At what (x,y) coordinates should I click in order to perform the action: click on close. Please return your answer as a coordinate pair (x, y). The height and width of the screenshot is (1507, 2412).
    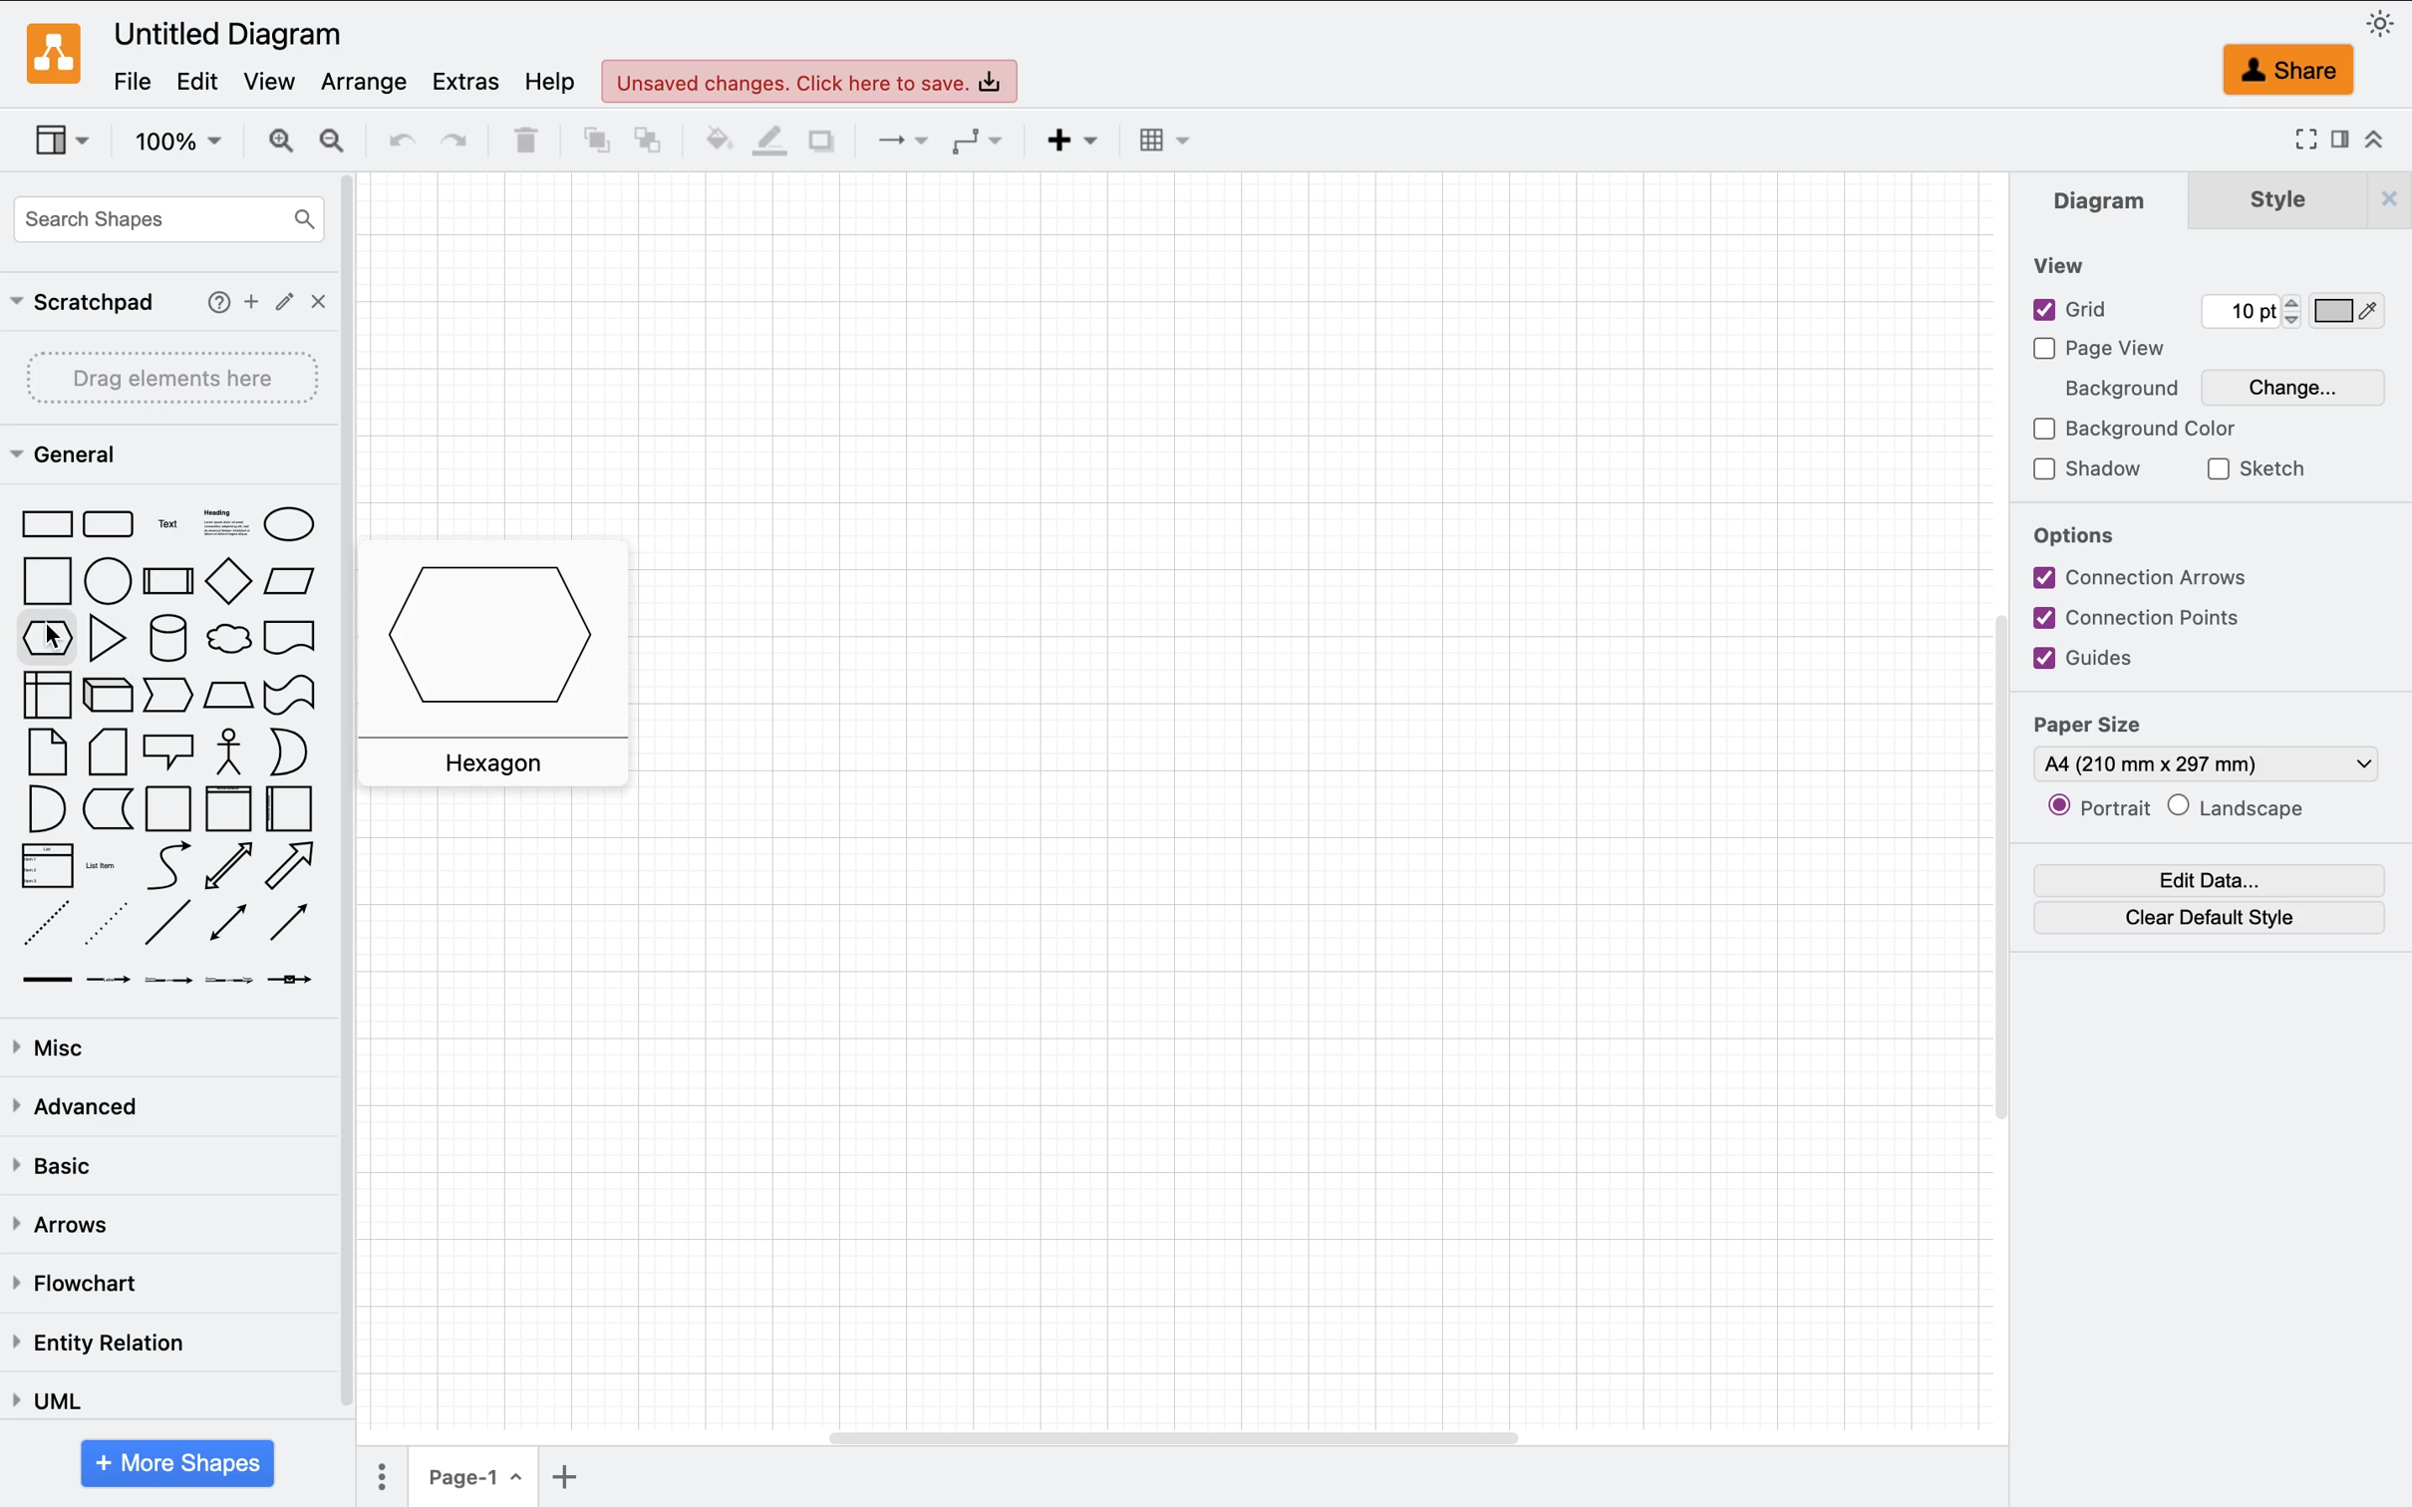
    Looking at the image, I should click on (318, 300).